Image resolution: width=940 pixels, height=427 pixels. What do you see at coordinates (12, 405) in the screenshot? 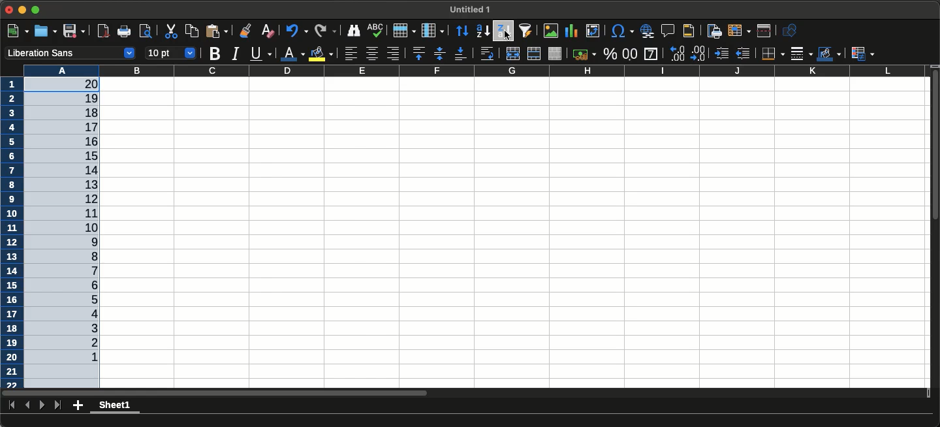
I see `First sheet` at bounding box center [12, 405].